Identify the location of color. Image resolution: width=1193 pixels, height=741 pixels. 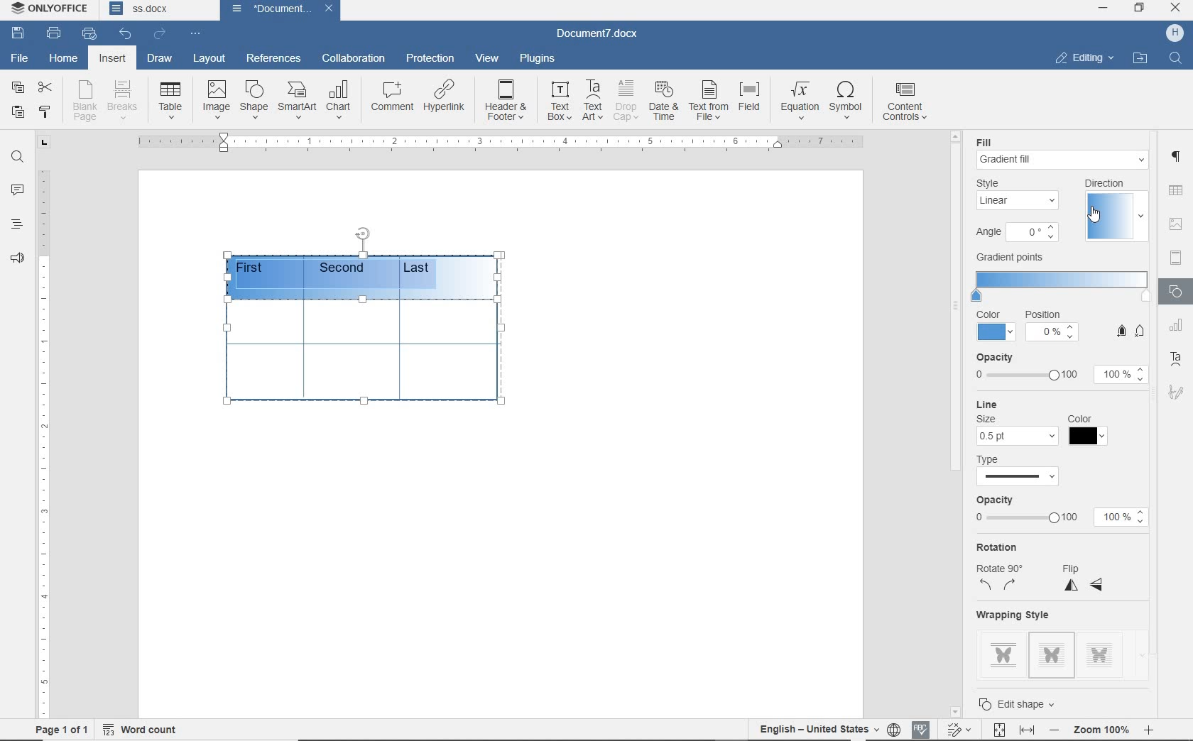
(992, 313).